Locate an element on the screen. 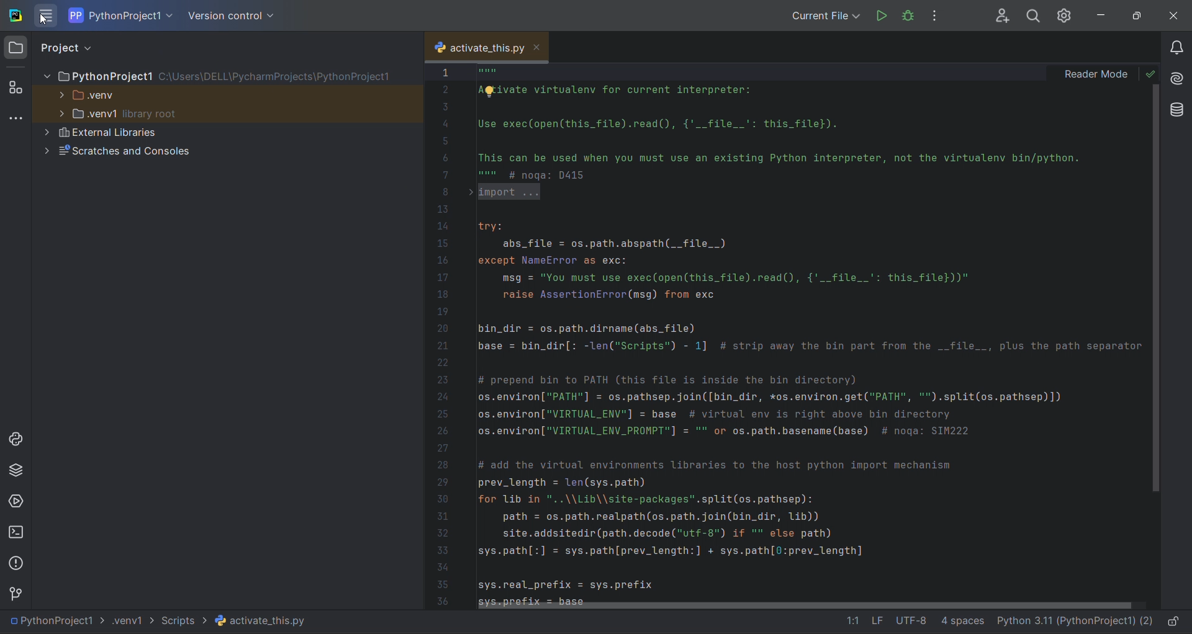 The height and width of the screenshot is (634, 1192). External Libraries is located at coordinates (120, 135).